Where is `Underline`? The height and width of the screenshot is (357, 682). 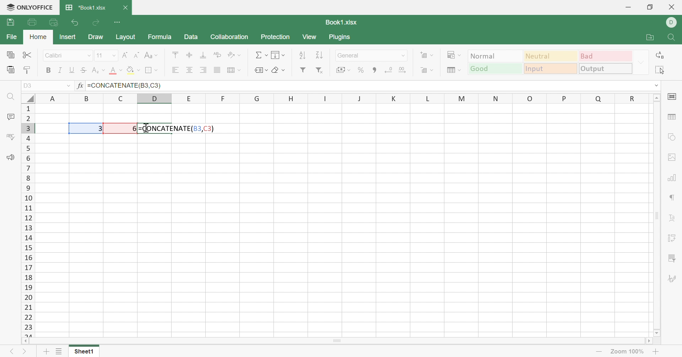 Underline is located at coordinates (72, 71).